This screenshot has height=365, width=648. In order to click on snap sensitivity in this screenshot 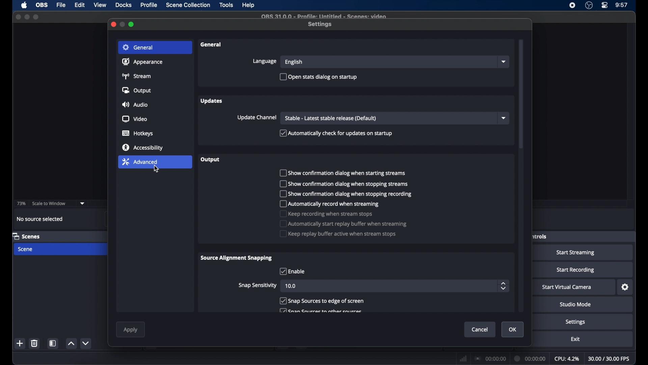, I will do `click(258, 285)`.